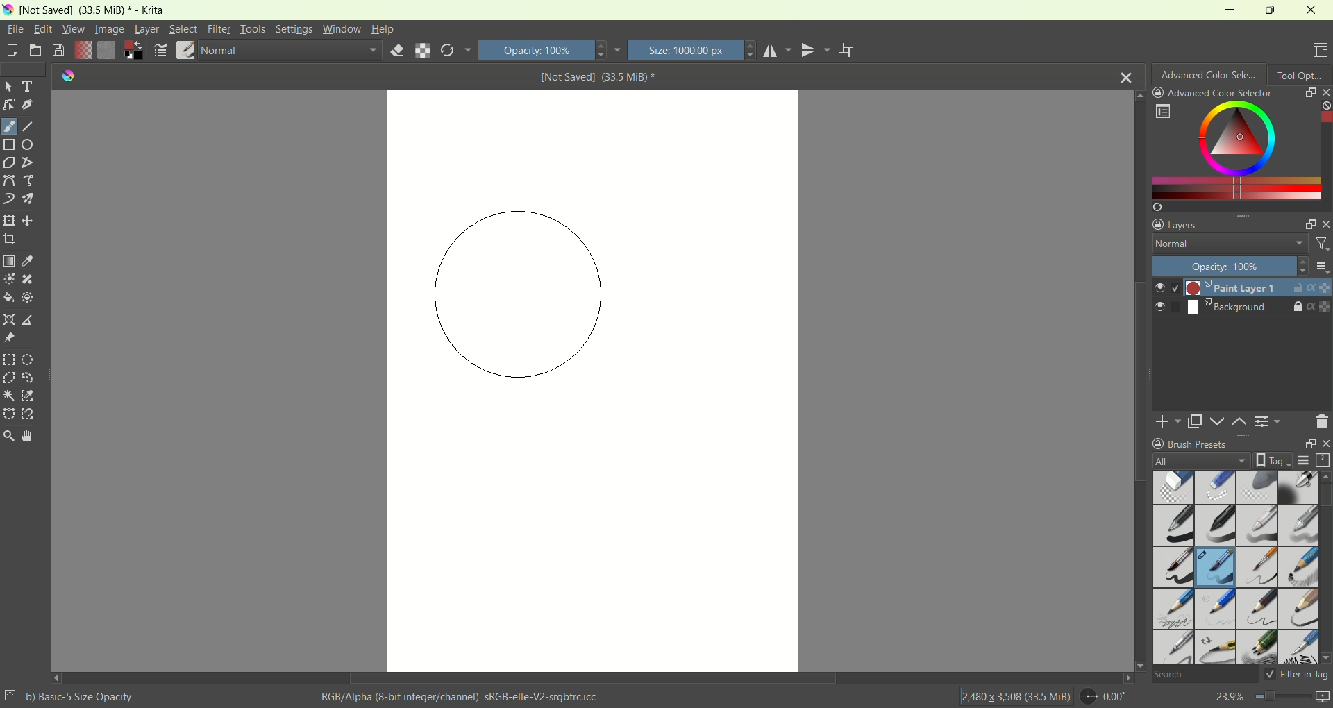 Image resolution: width=1333 pixels, height=708 pixels. Describe the element at coordinates (8, 436) in the screenshot. I see `zoom` at that location.